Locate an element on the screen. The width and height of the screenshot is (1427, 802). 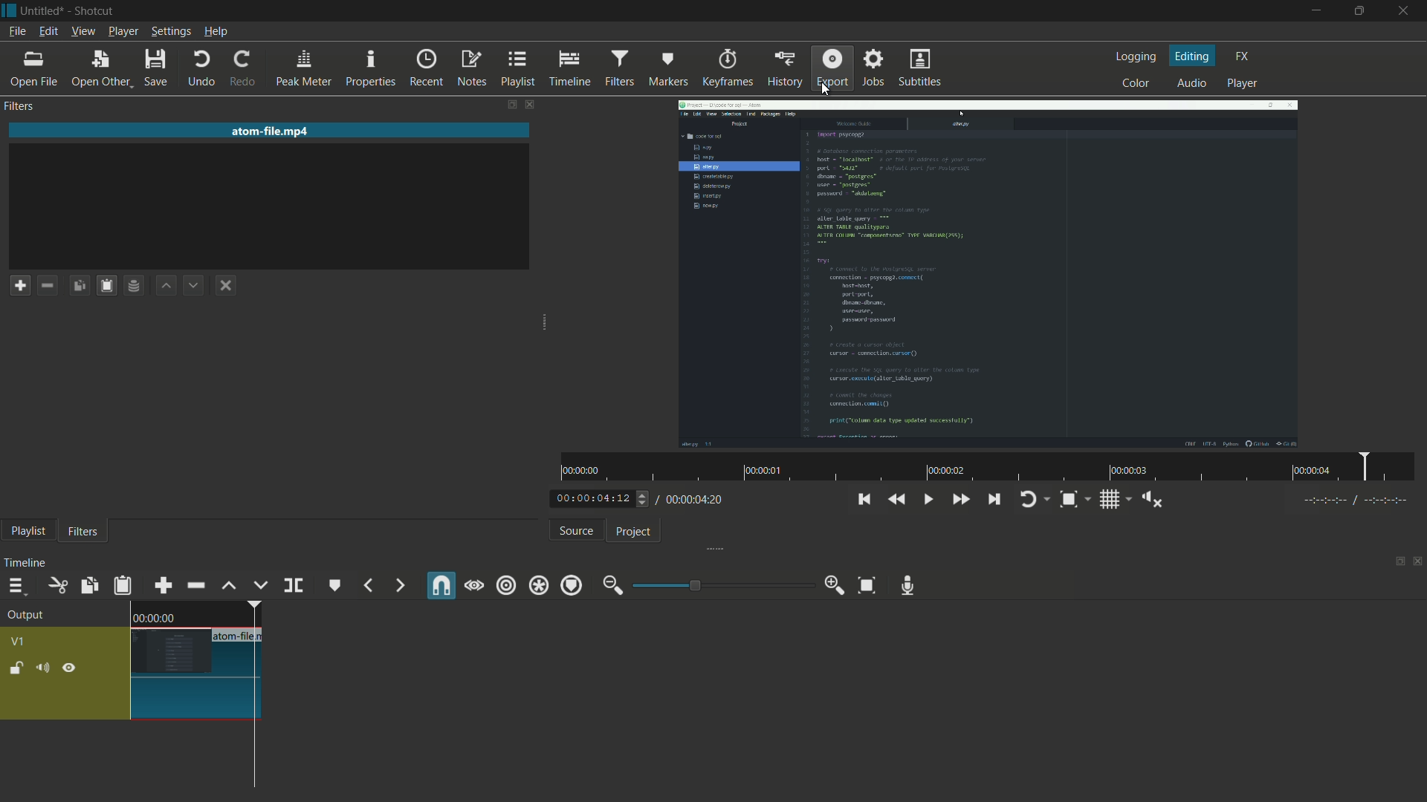
toggle play or pause is located at coordinates (929, 500).